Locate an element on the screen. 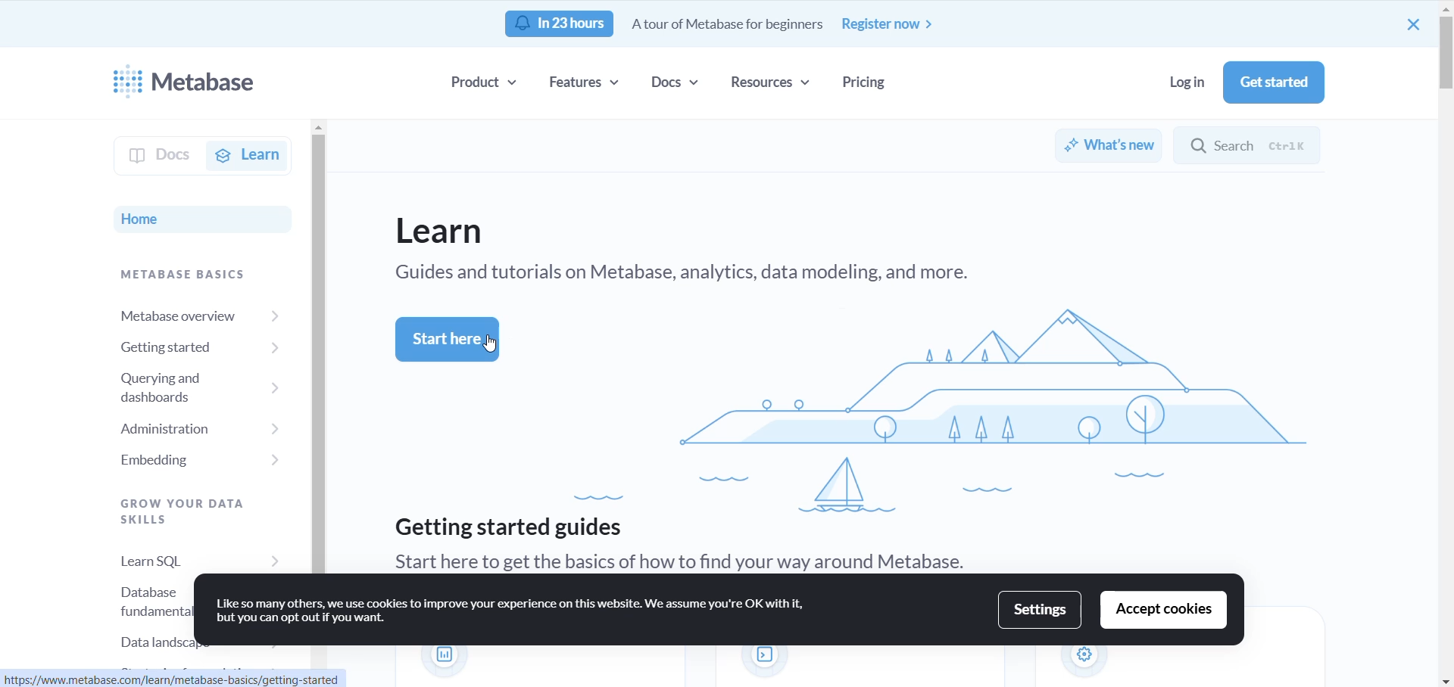  resources is located at coordinates (772, 83).